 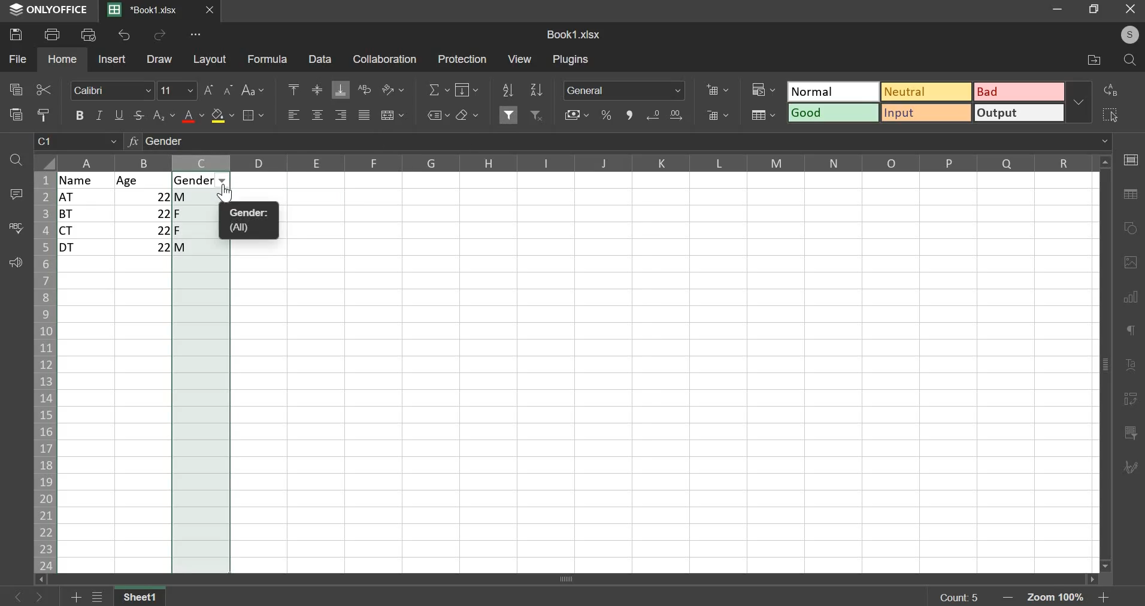 I want to click on cut, so click(x=44, y=90).